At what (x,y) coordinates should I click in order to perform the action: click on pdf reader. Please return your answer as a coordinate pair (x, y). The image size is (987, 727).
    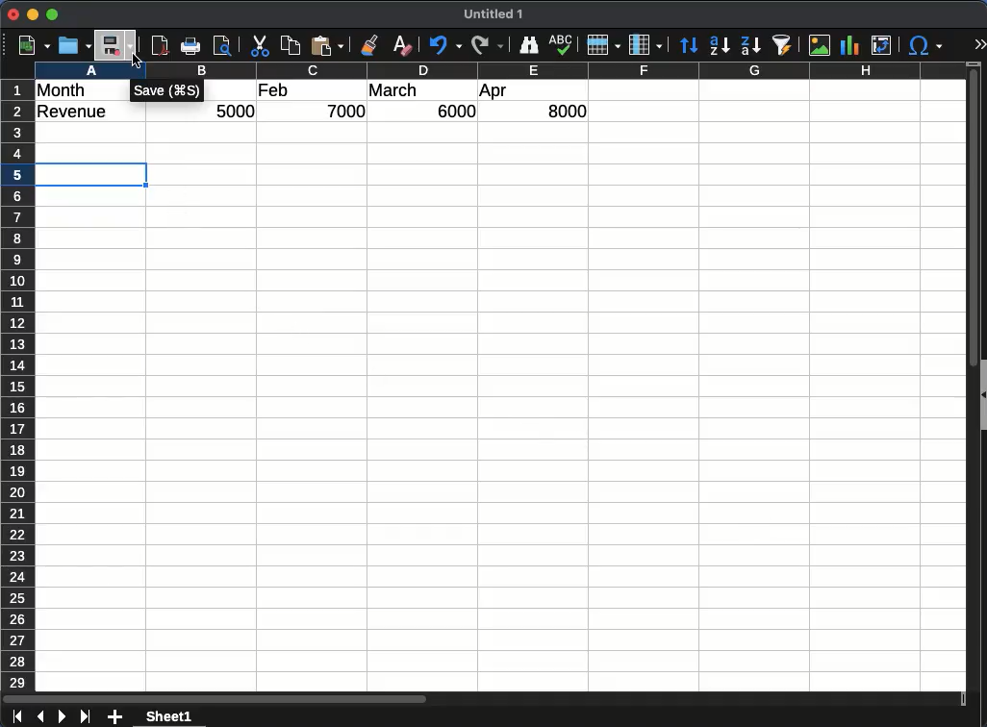
    Looking at the image, I should click on (160, 46).